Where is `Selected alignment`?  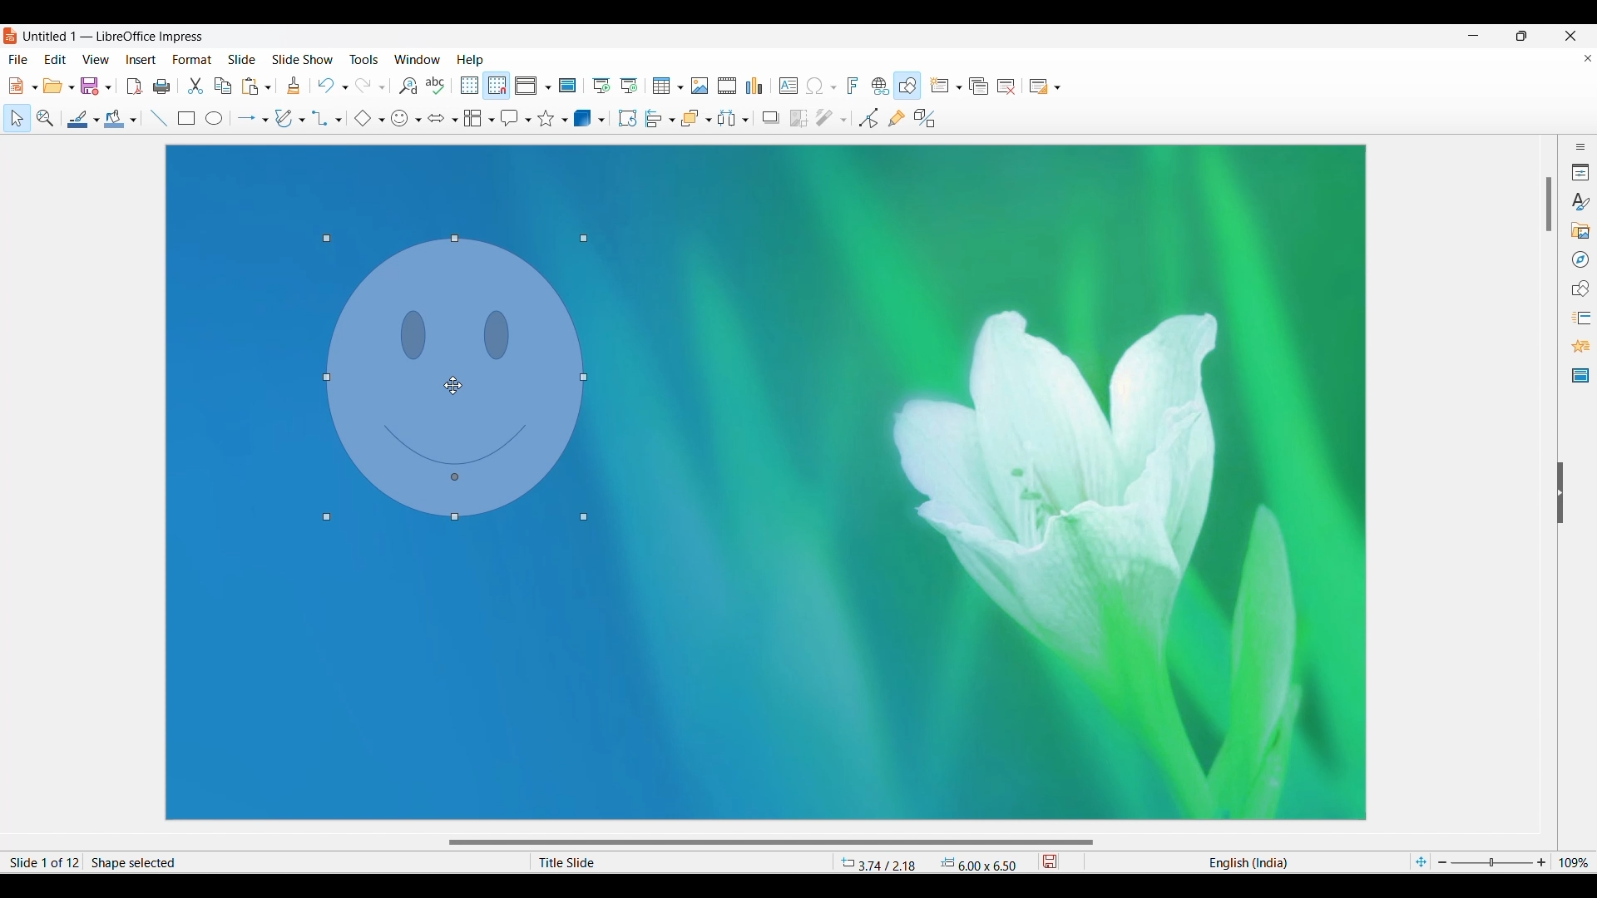
Selected alignment is located at coordinates (655, 118).